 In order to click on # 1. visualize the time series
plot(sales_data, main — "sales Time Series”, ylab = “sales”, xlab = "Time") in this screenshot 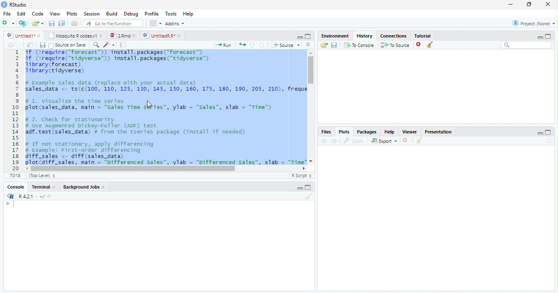, I will do `click(148, 104)`.